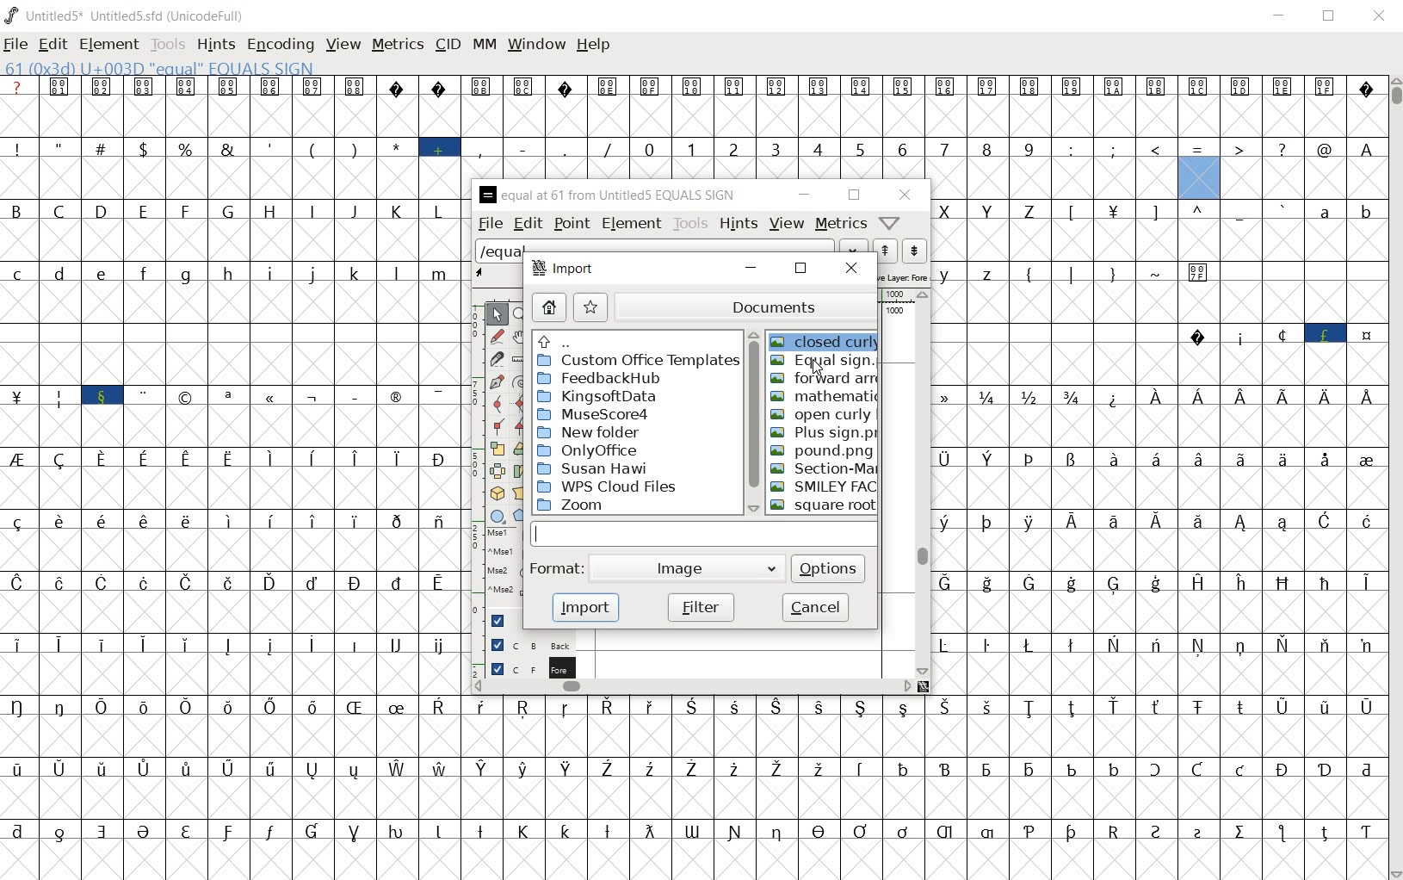 Image resolution: width=1403 pixels, height=880 pixels. I want to click on cursor, so click(816, 367).